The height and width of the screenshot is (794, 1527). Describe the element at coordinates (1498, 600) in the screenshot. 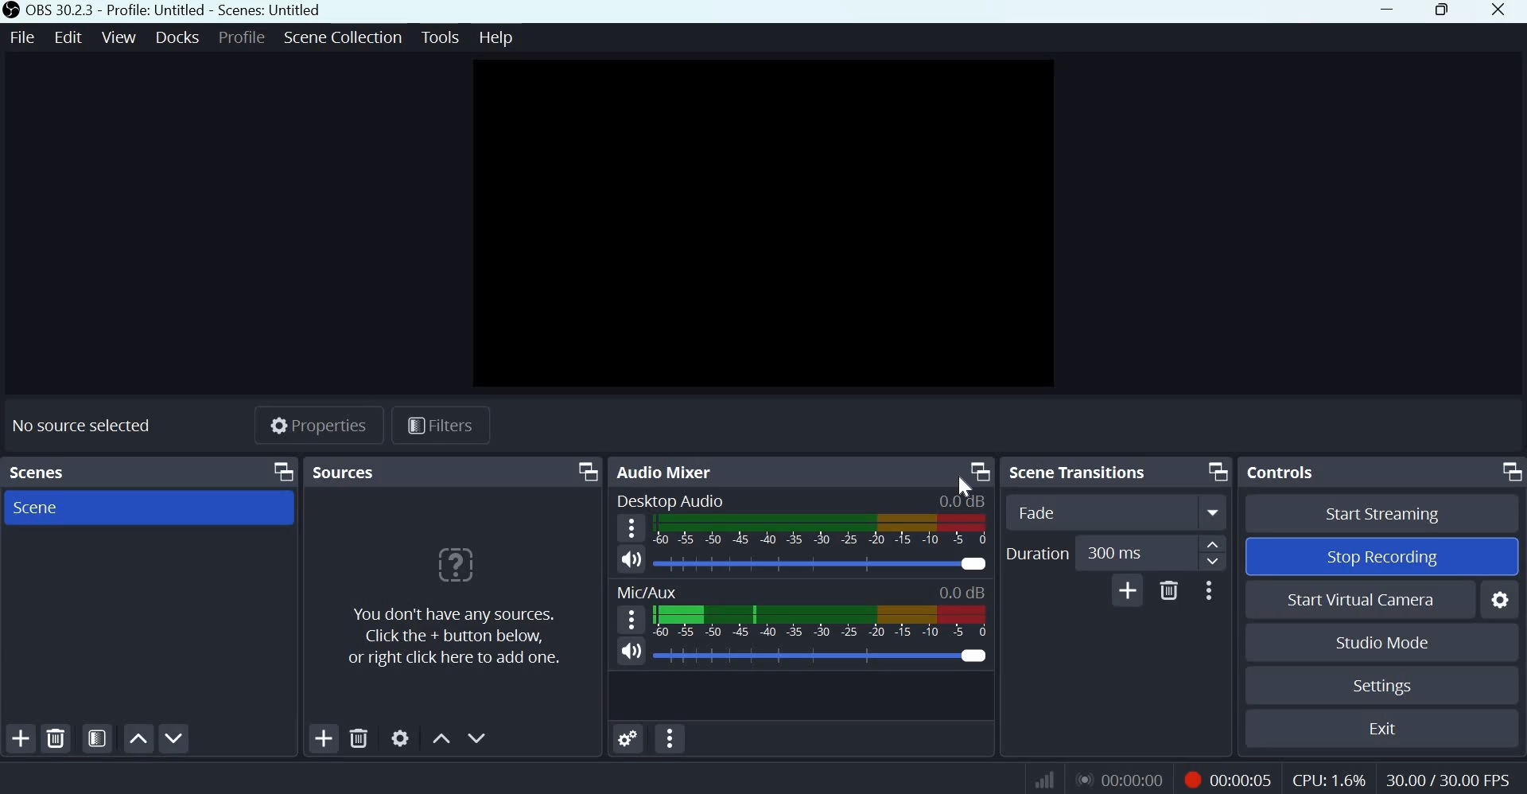

I see `Configure virtual camera` at that location.